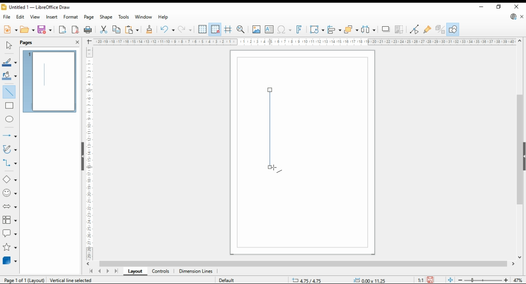  I want to click on 1:1 ratio, so click(426, 279).